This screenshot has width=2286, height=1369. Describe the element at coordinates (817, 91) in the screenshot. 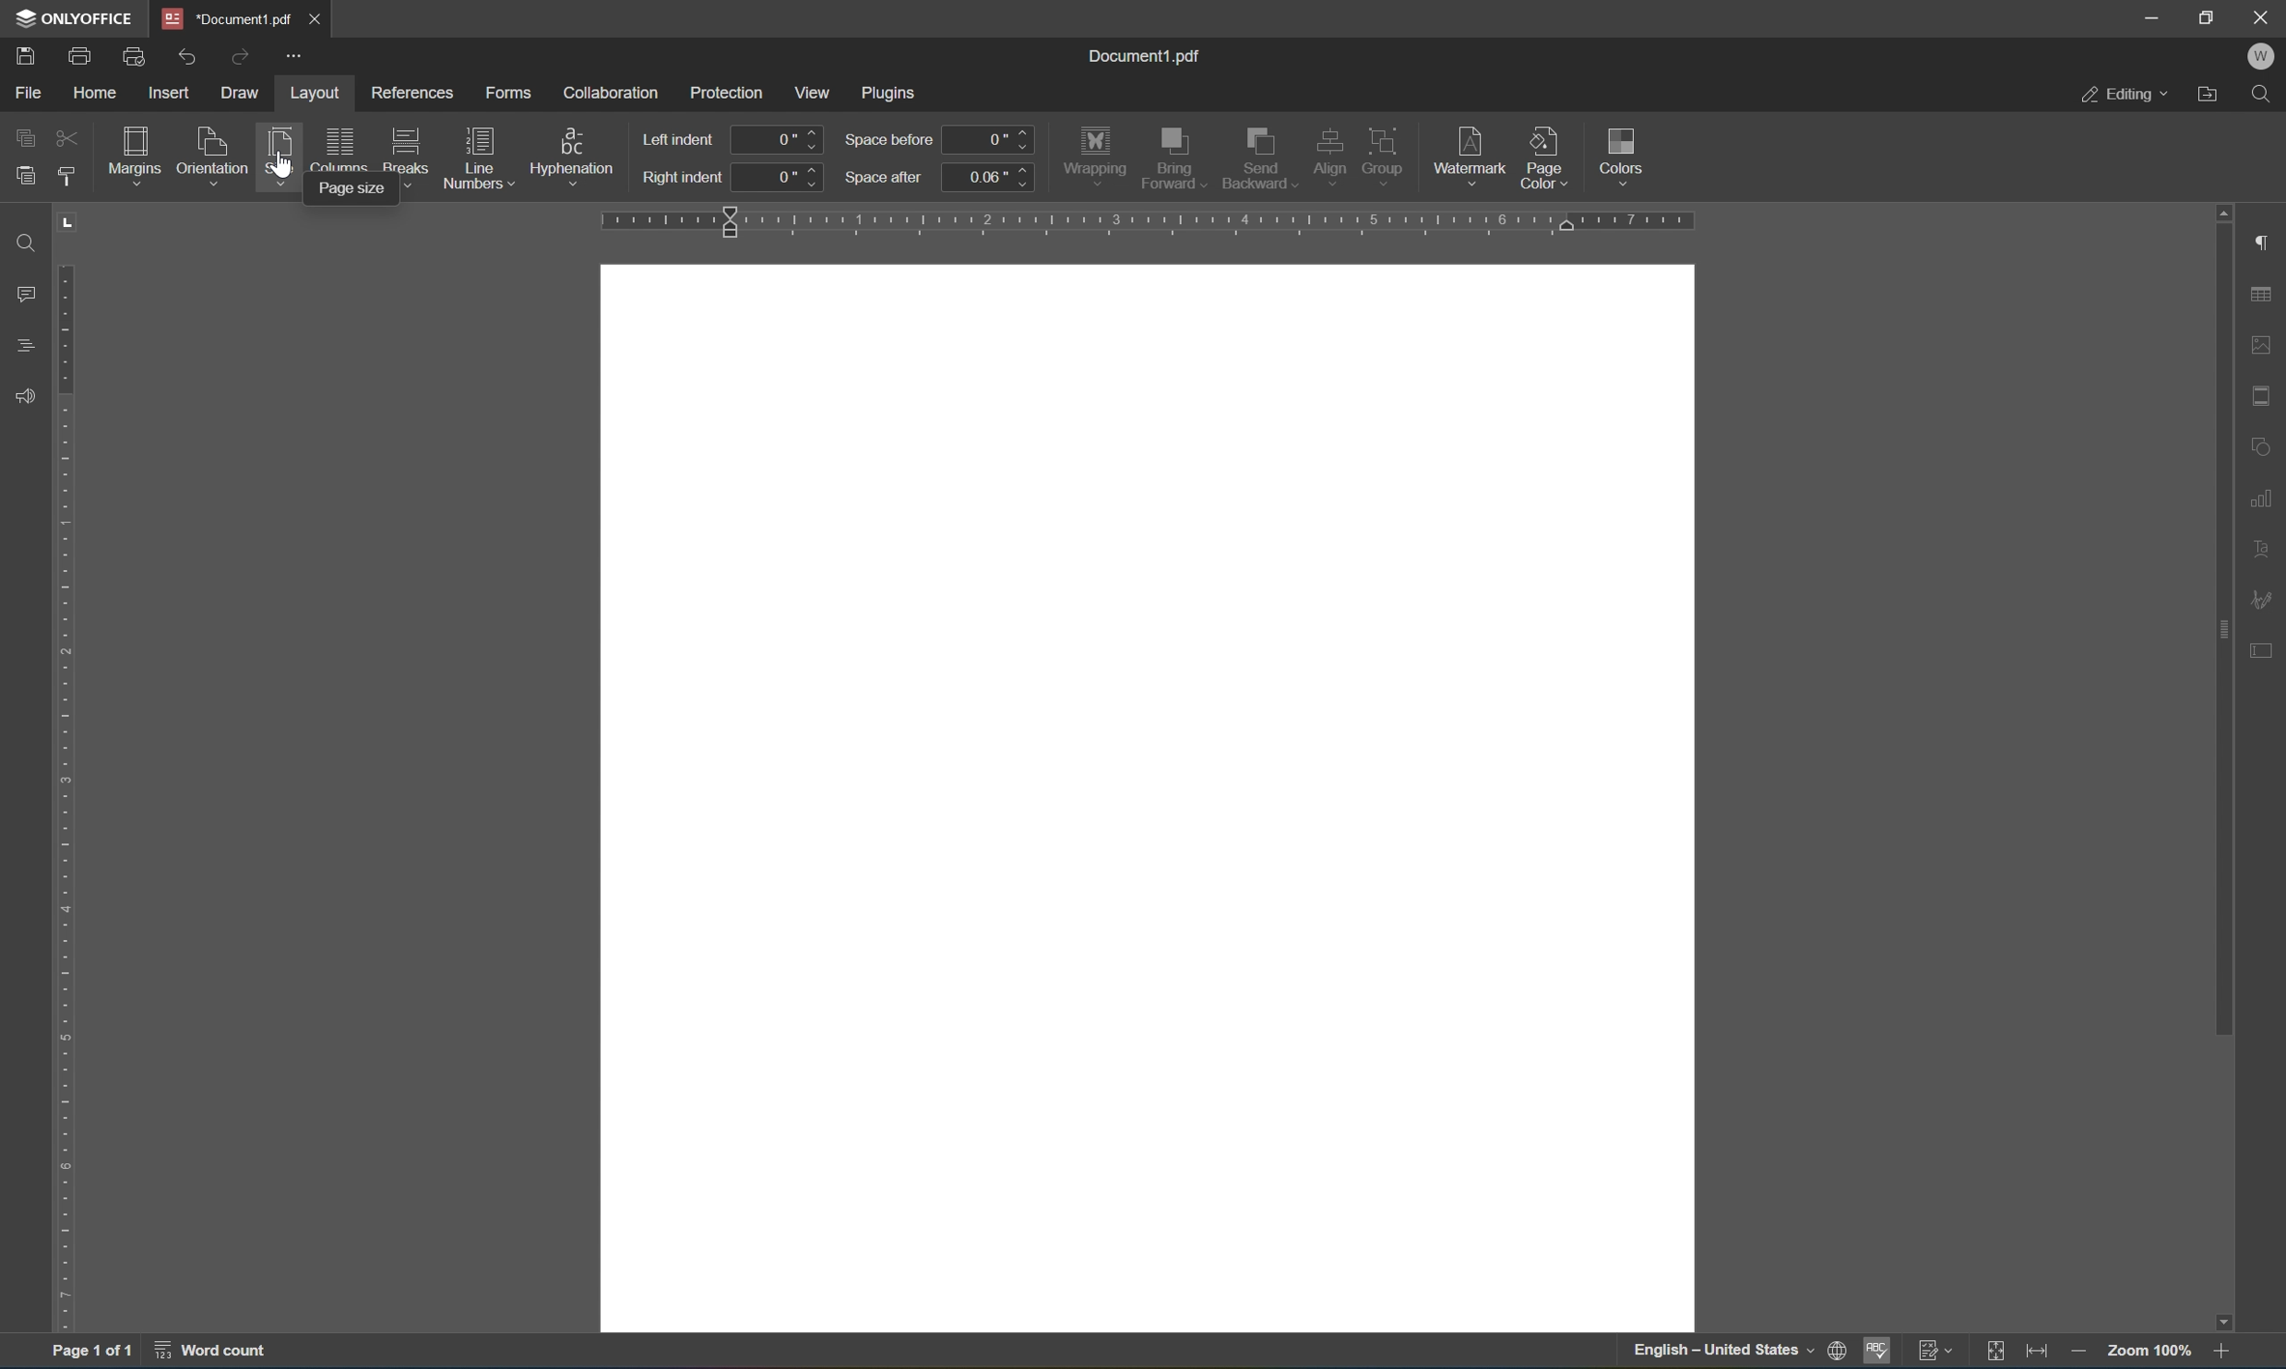

I see `view` at that location.